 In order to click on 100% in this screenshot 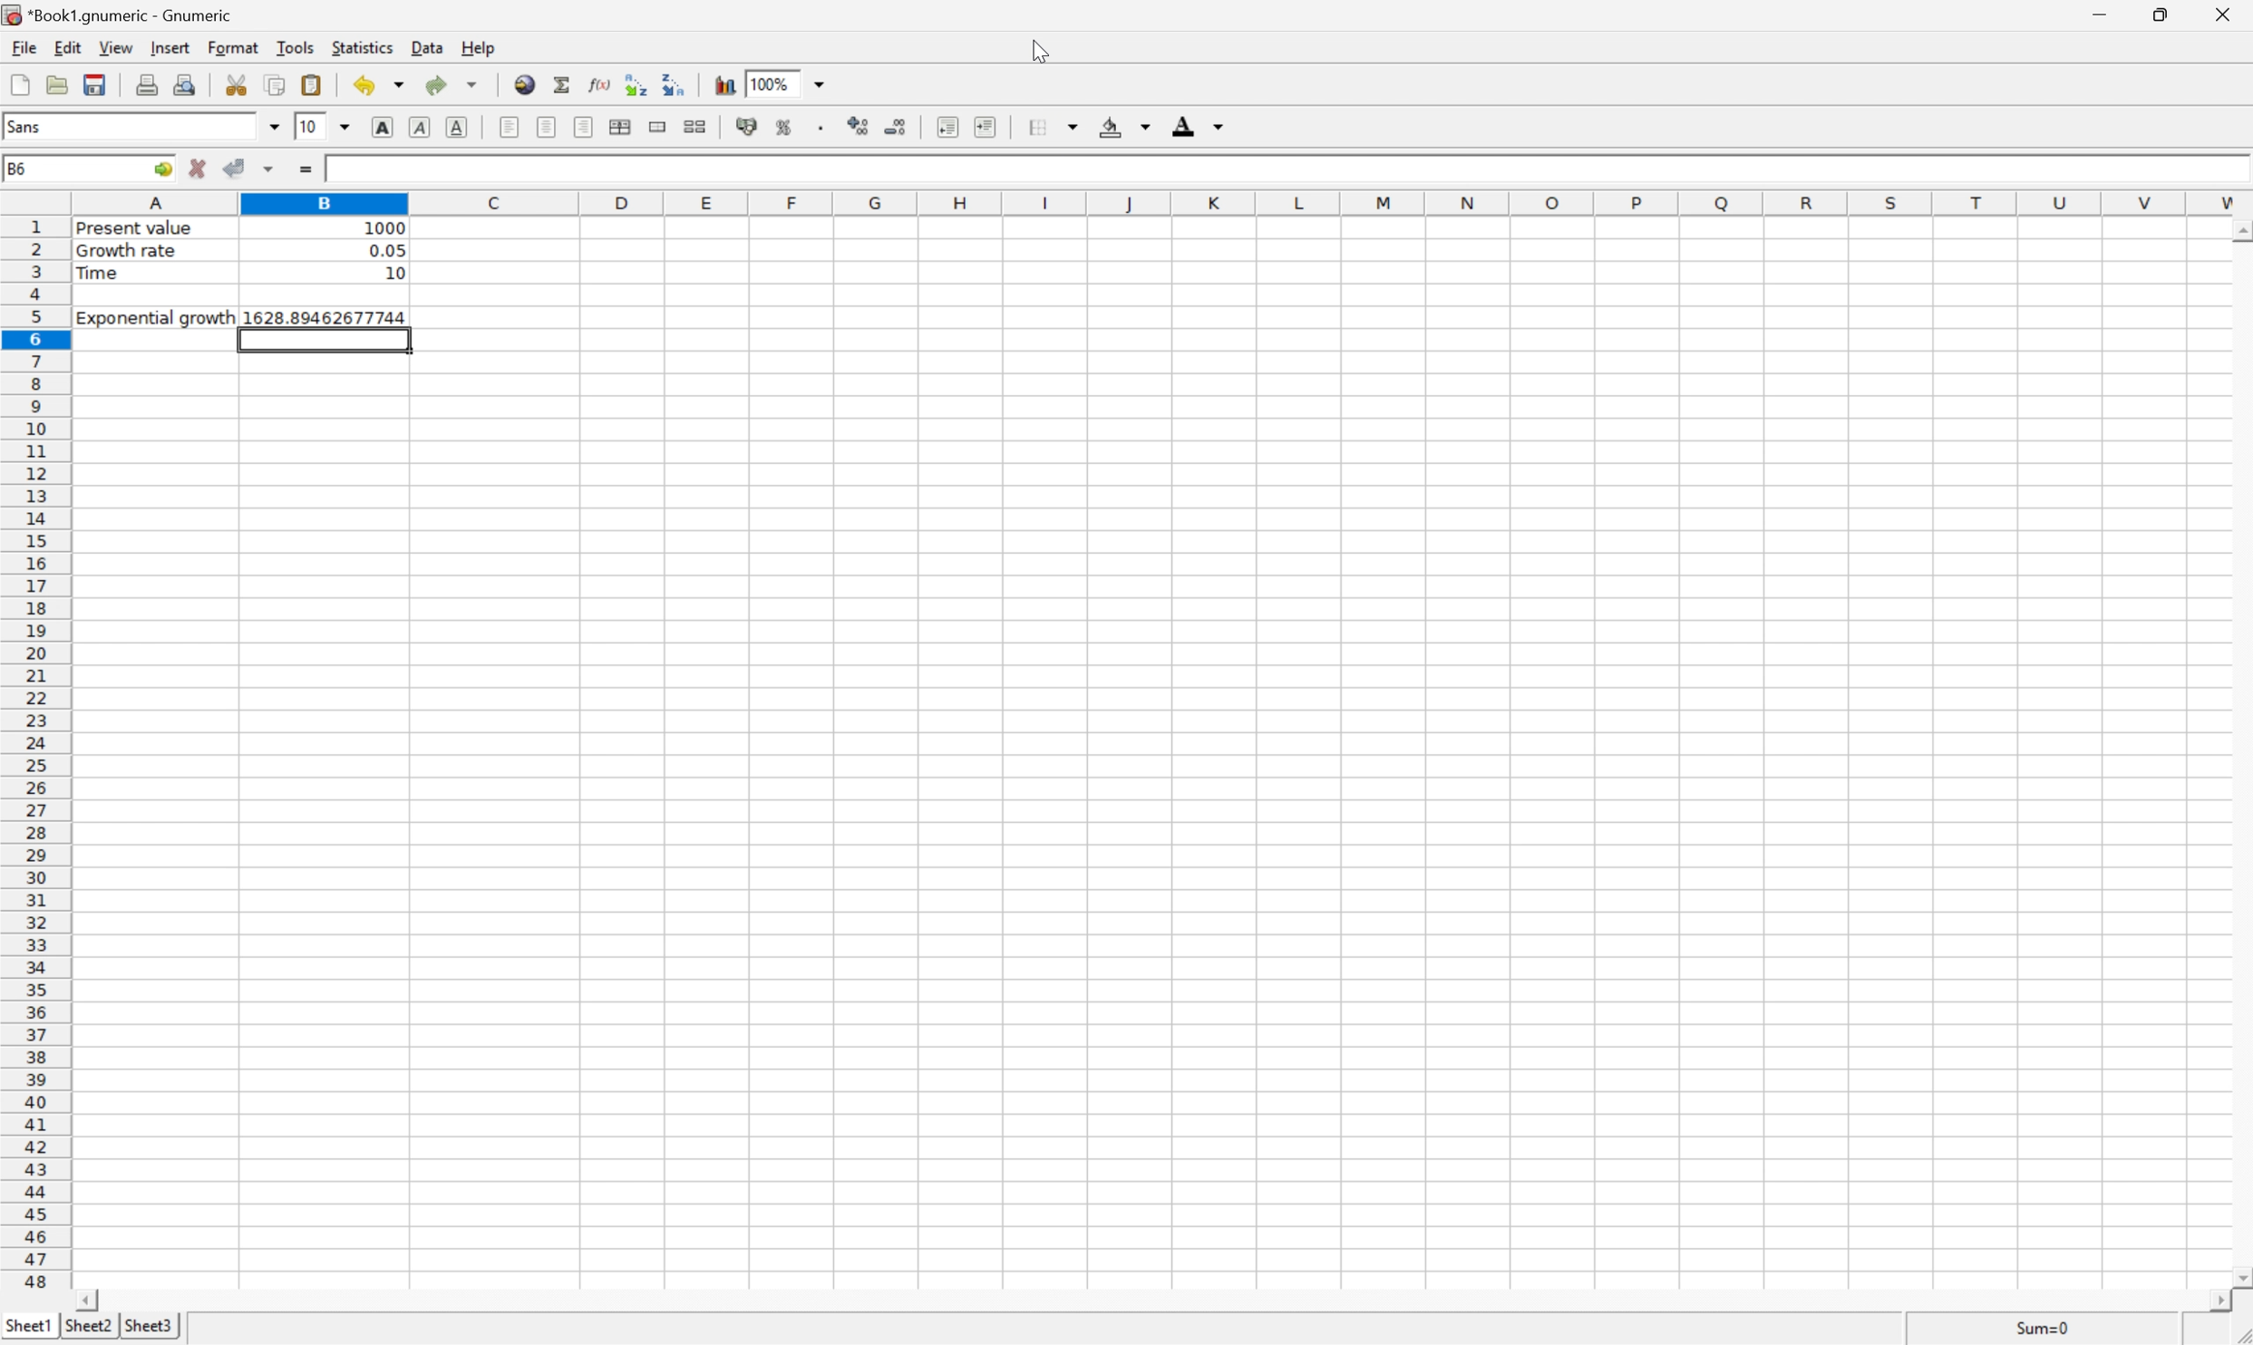, I will do `click(773, 84)`.